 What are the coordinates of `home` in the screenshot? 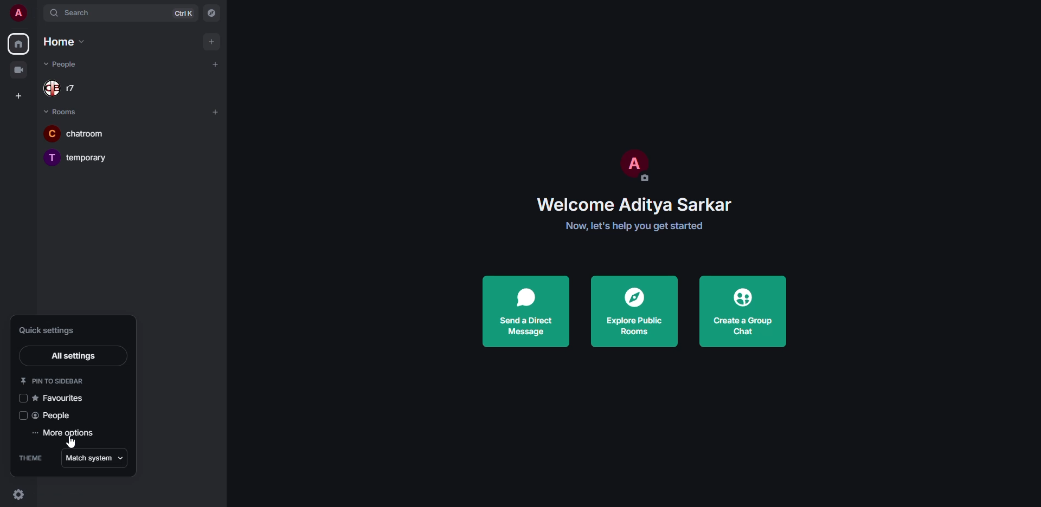 It's located at (62, 42).